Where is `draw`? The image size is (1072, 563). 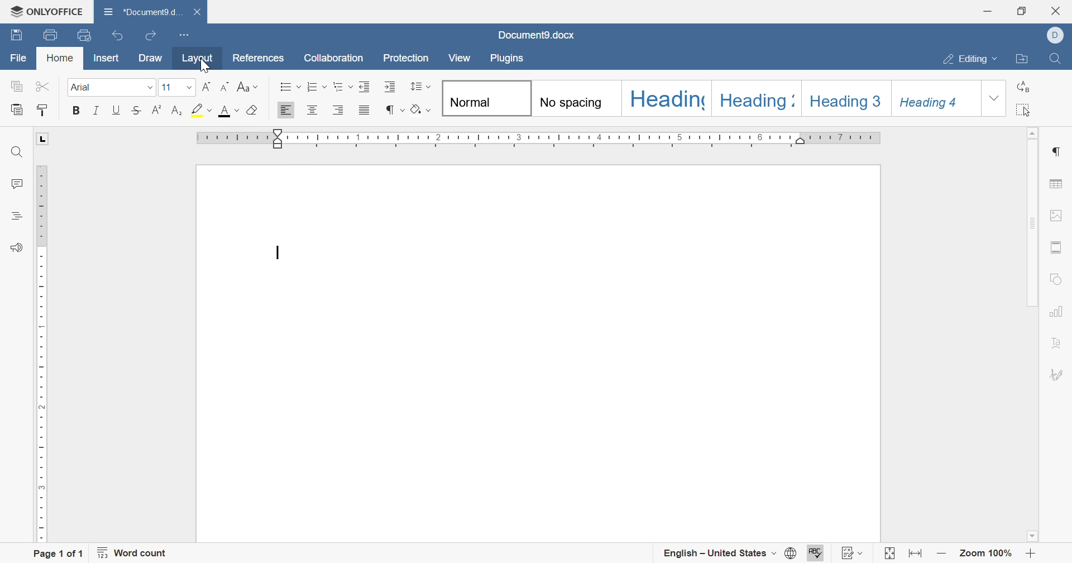
draw is located at coordinates (151, 58).